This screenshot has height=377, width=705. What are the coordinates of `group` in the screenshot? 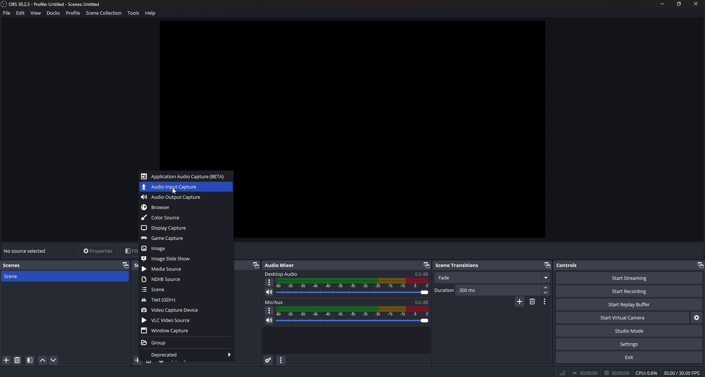 It's located at (186, 342).